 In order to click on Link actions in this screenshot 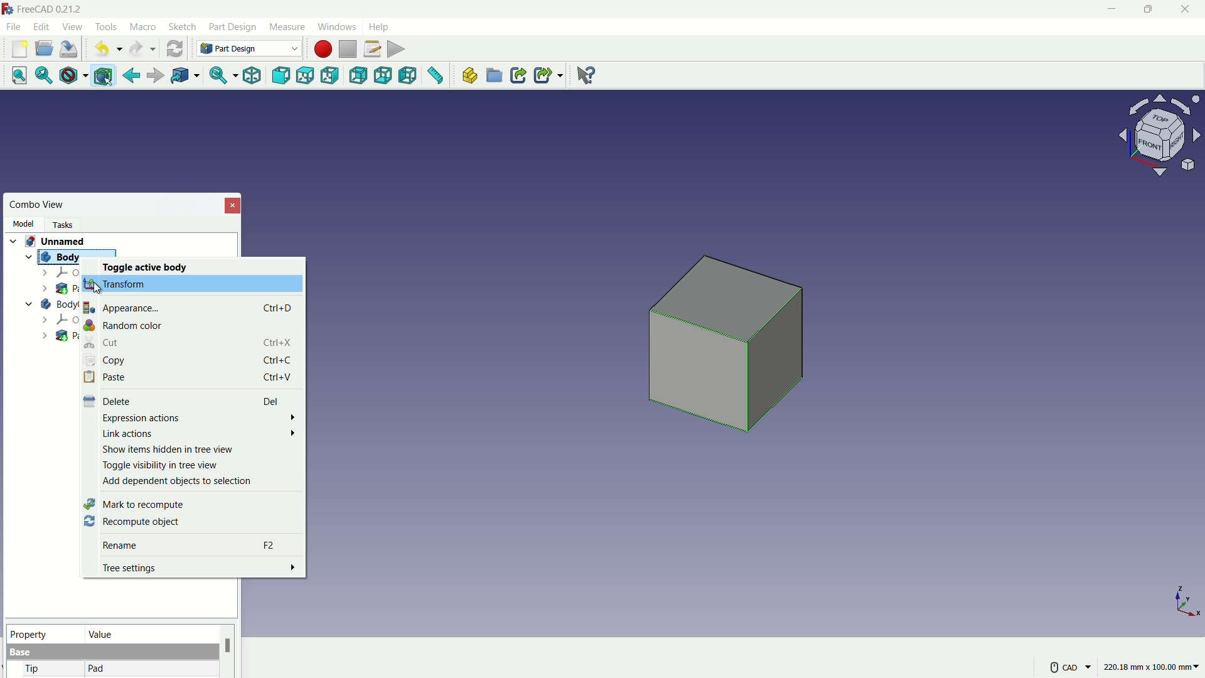, I will do `click(200, 433)`.